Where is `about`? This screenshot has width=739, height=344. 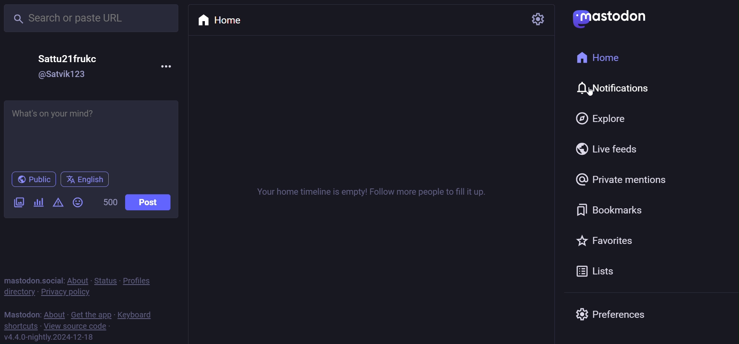 about is located at coordinates (76, 279).